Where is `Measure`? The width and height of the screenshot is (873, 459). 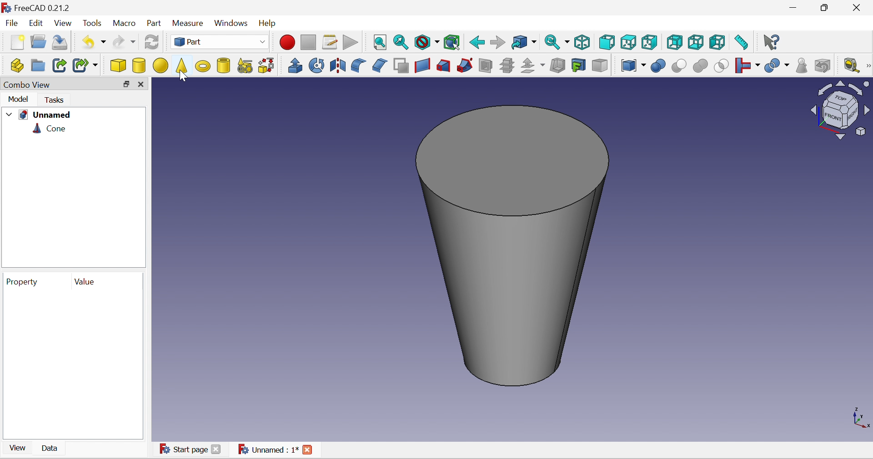 Measure is located at coordinates (188, 23).